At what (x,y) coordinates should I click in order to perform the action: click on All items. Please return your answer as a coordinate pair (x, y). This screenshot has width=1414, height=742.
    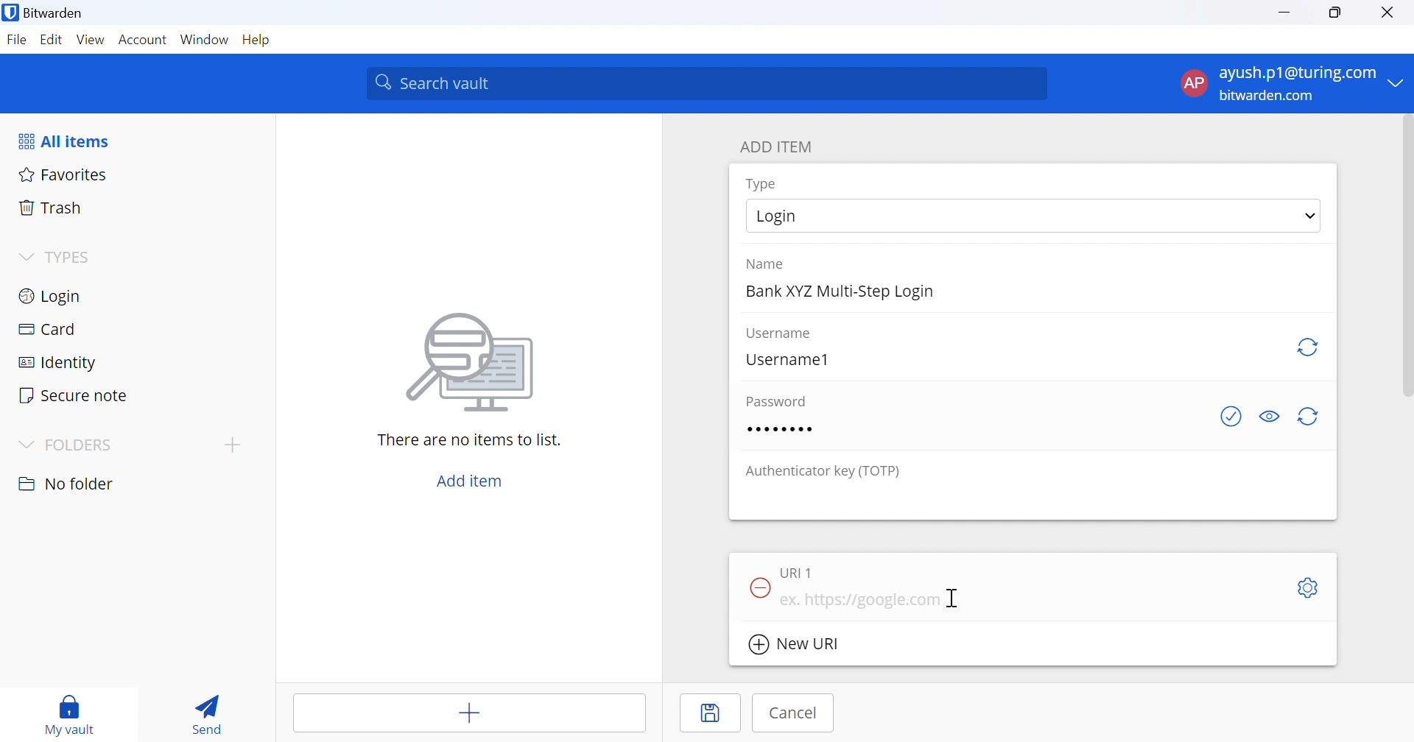
    Looking at the image, I should click on (68, 139).